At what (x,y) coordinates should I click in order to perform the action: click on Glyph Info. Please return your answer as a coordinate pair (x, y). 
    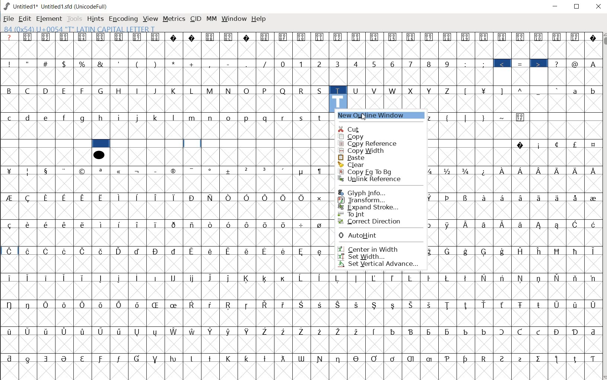
    Looking at the image, I should click on (360, 193).